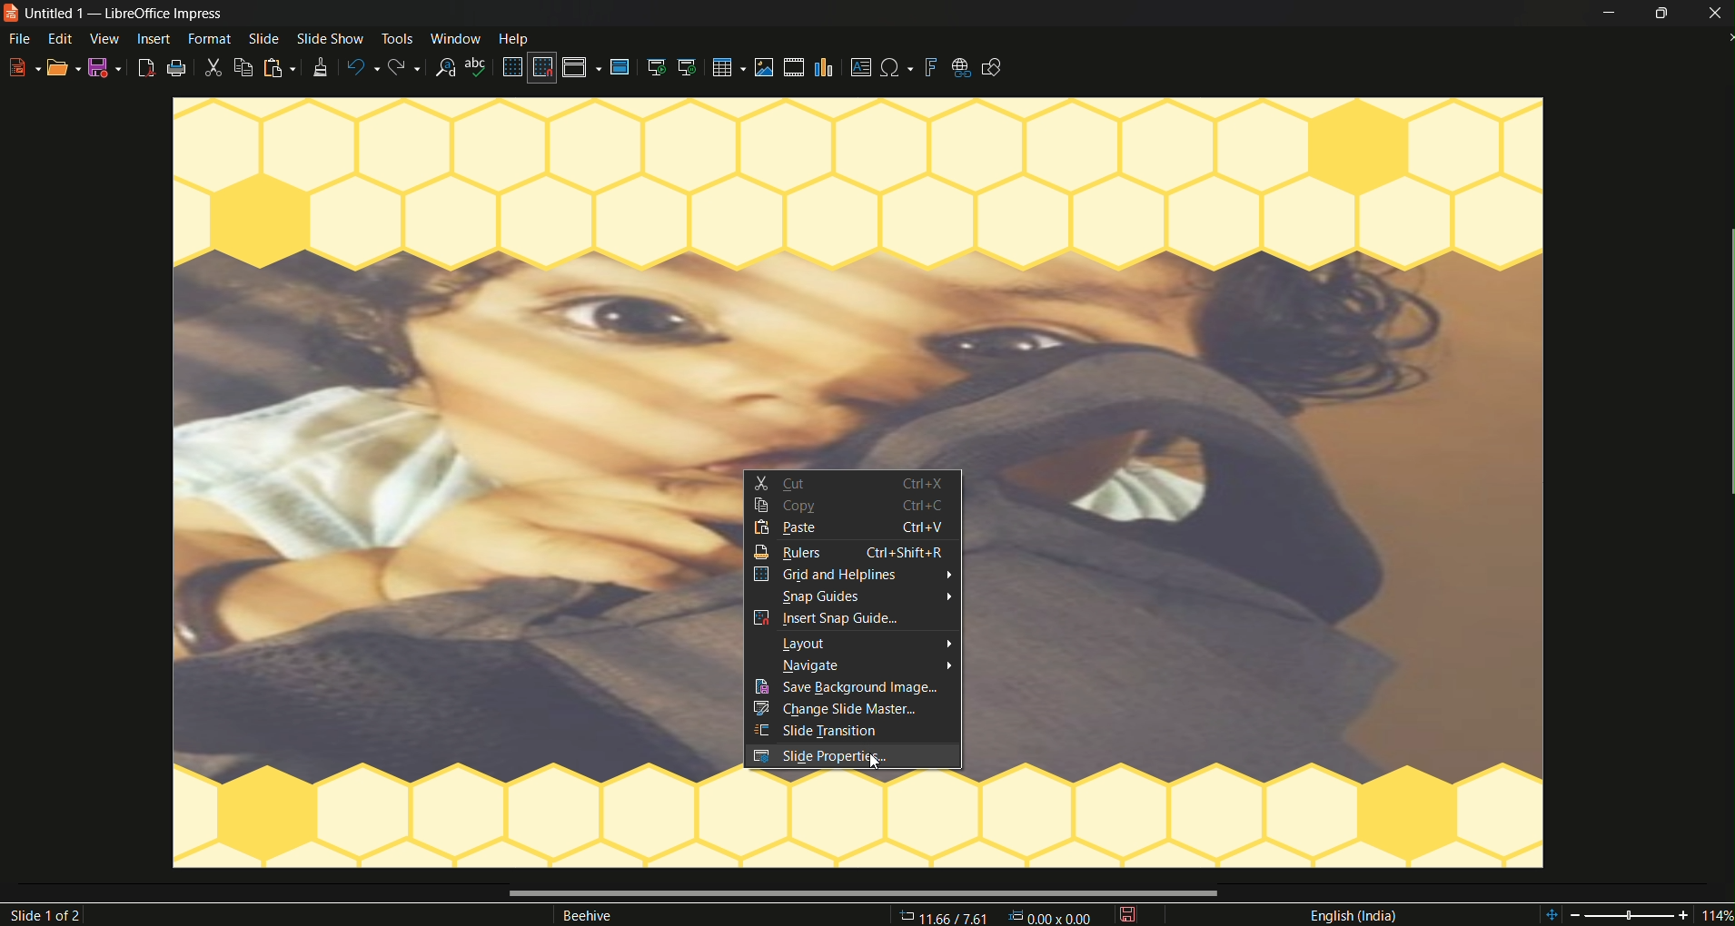 This screenshot has height=926, width=1735. Describe the element at coordinates (690, 68) in the screenshot. I see `start from the current slide` at that location.